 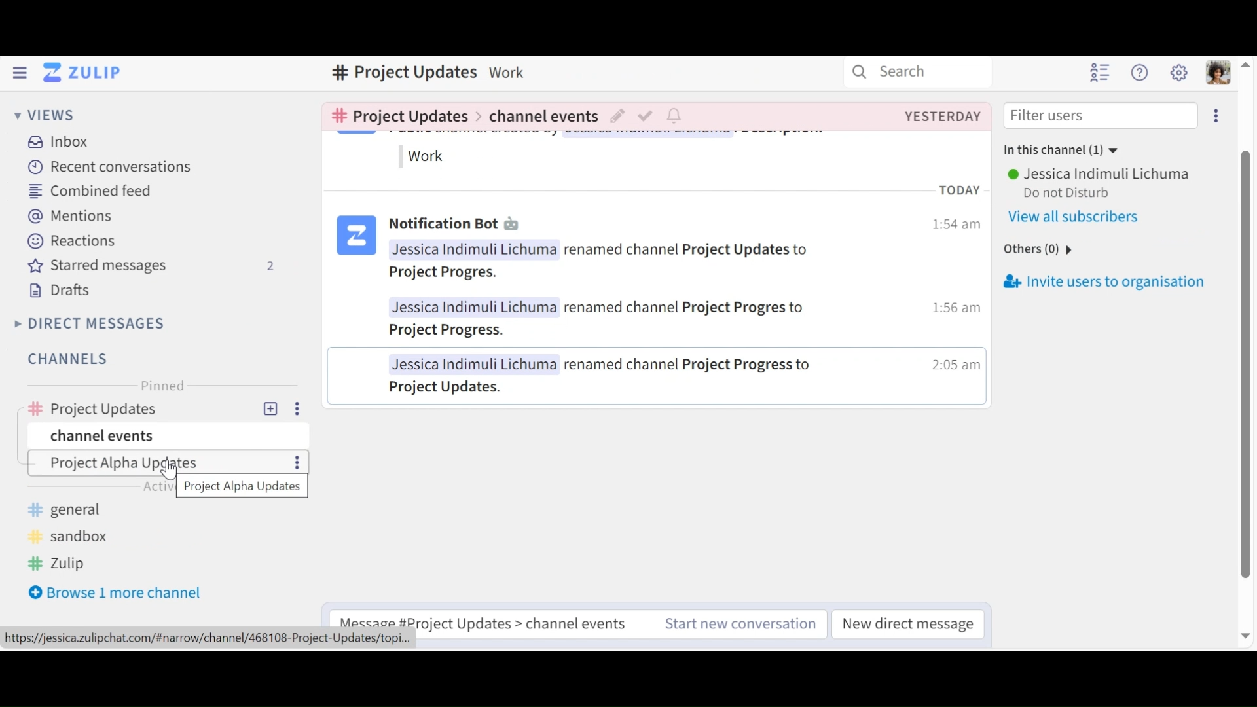 I want to click on View all users, so click(x=1083, y=217).